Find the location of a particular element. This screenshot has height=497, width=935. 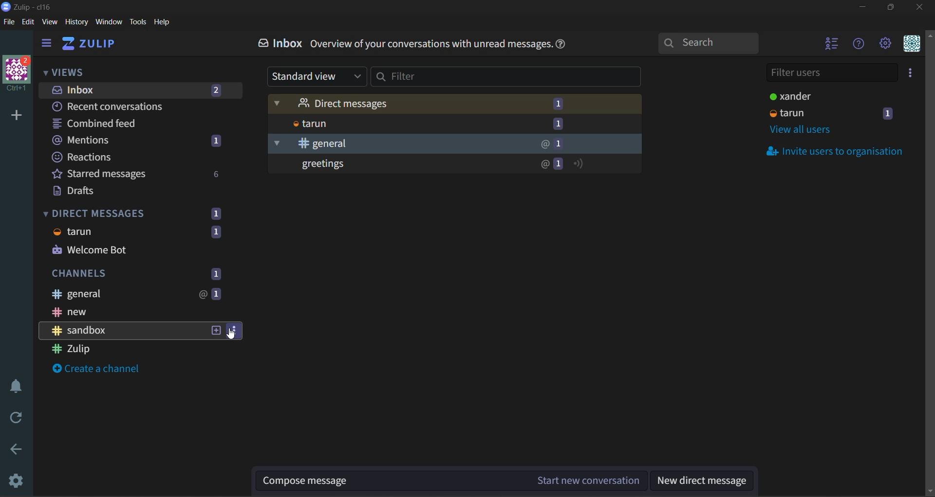

hide side bar is located at coordinates (49, 44).